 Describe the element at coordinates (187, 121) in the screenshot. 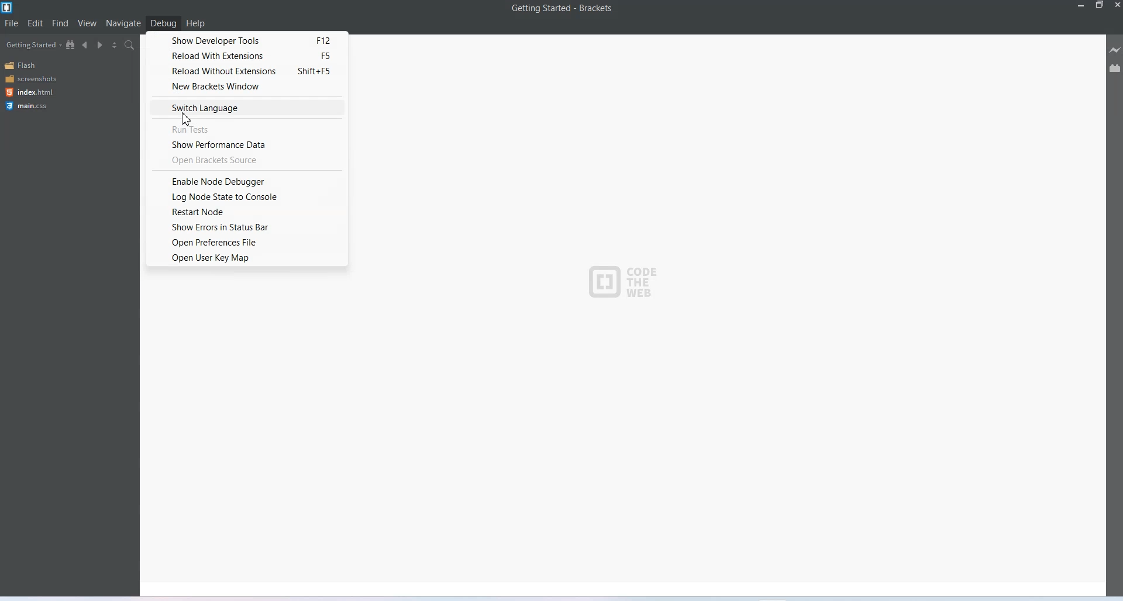

I see `cursor` at that location.